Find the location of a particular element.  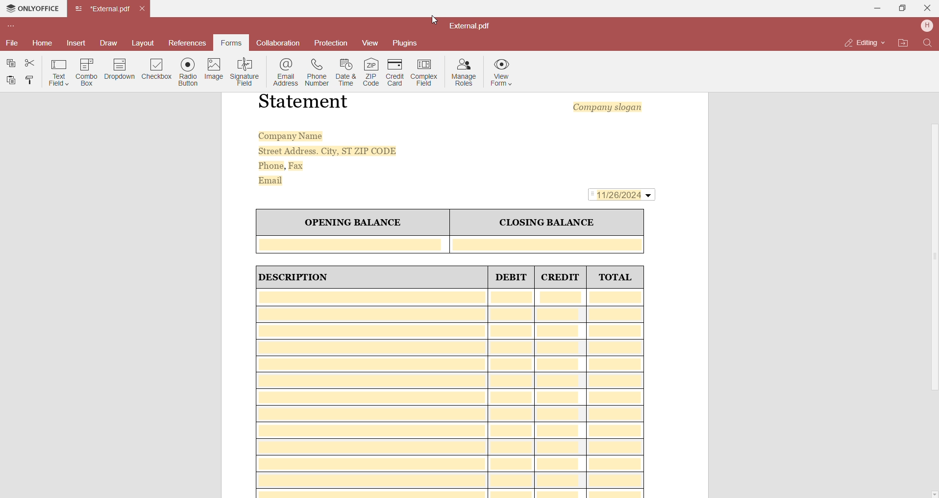

Email Address is located at coordinates (286, 73).